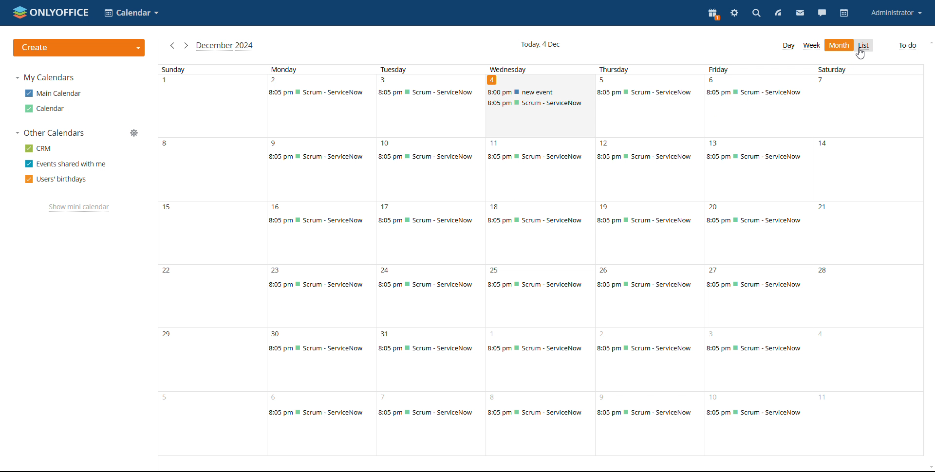 This screenshot has height=472, width=935. I want to click on create, so click(79, 48).